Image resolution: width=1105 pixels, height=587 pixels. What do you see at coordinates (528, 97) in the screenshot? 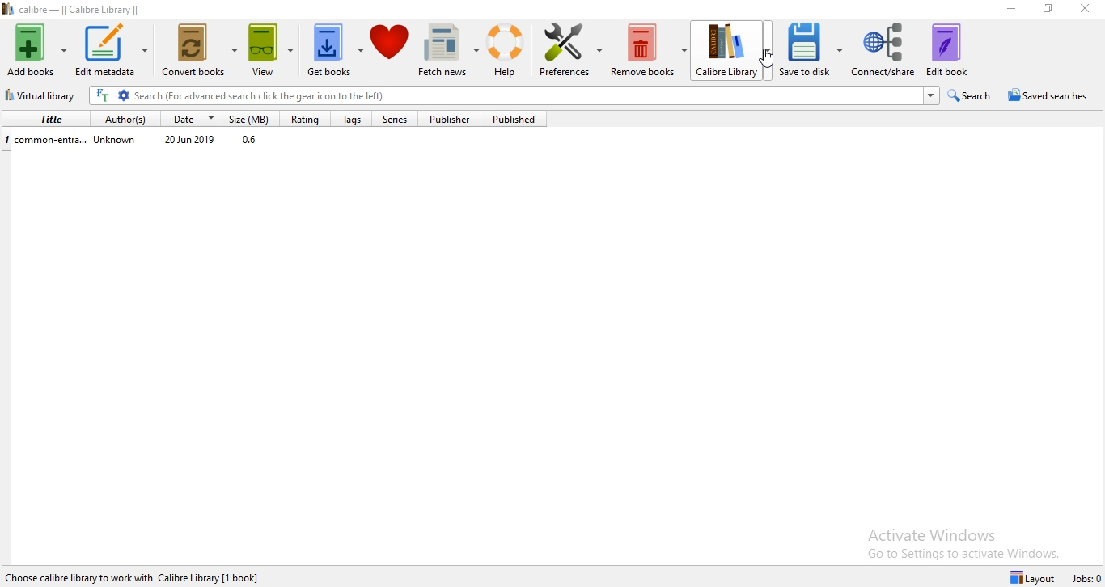
I see `Serach bar` at bounding box center [528, 97].